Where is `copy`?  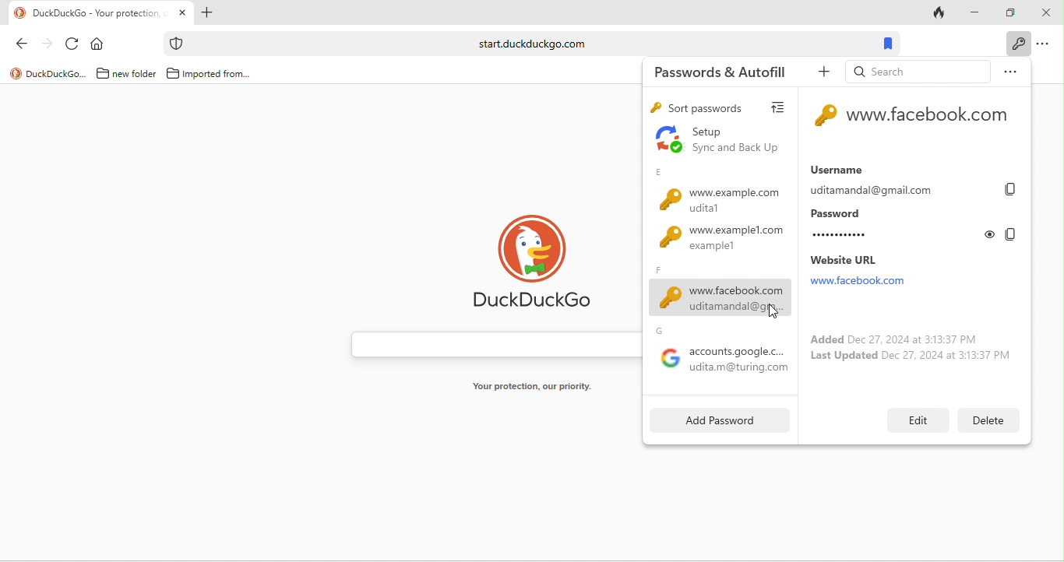 copy is located at coordinates (1013, 190).